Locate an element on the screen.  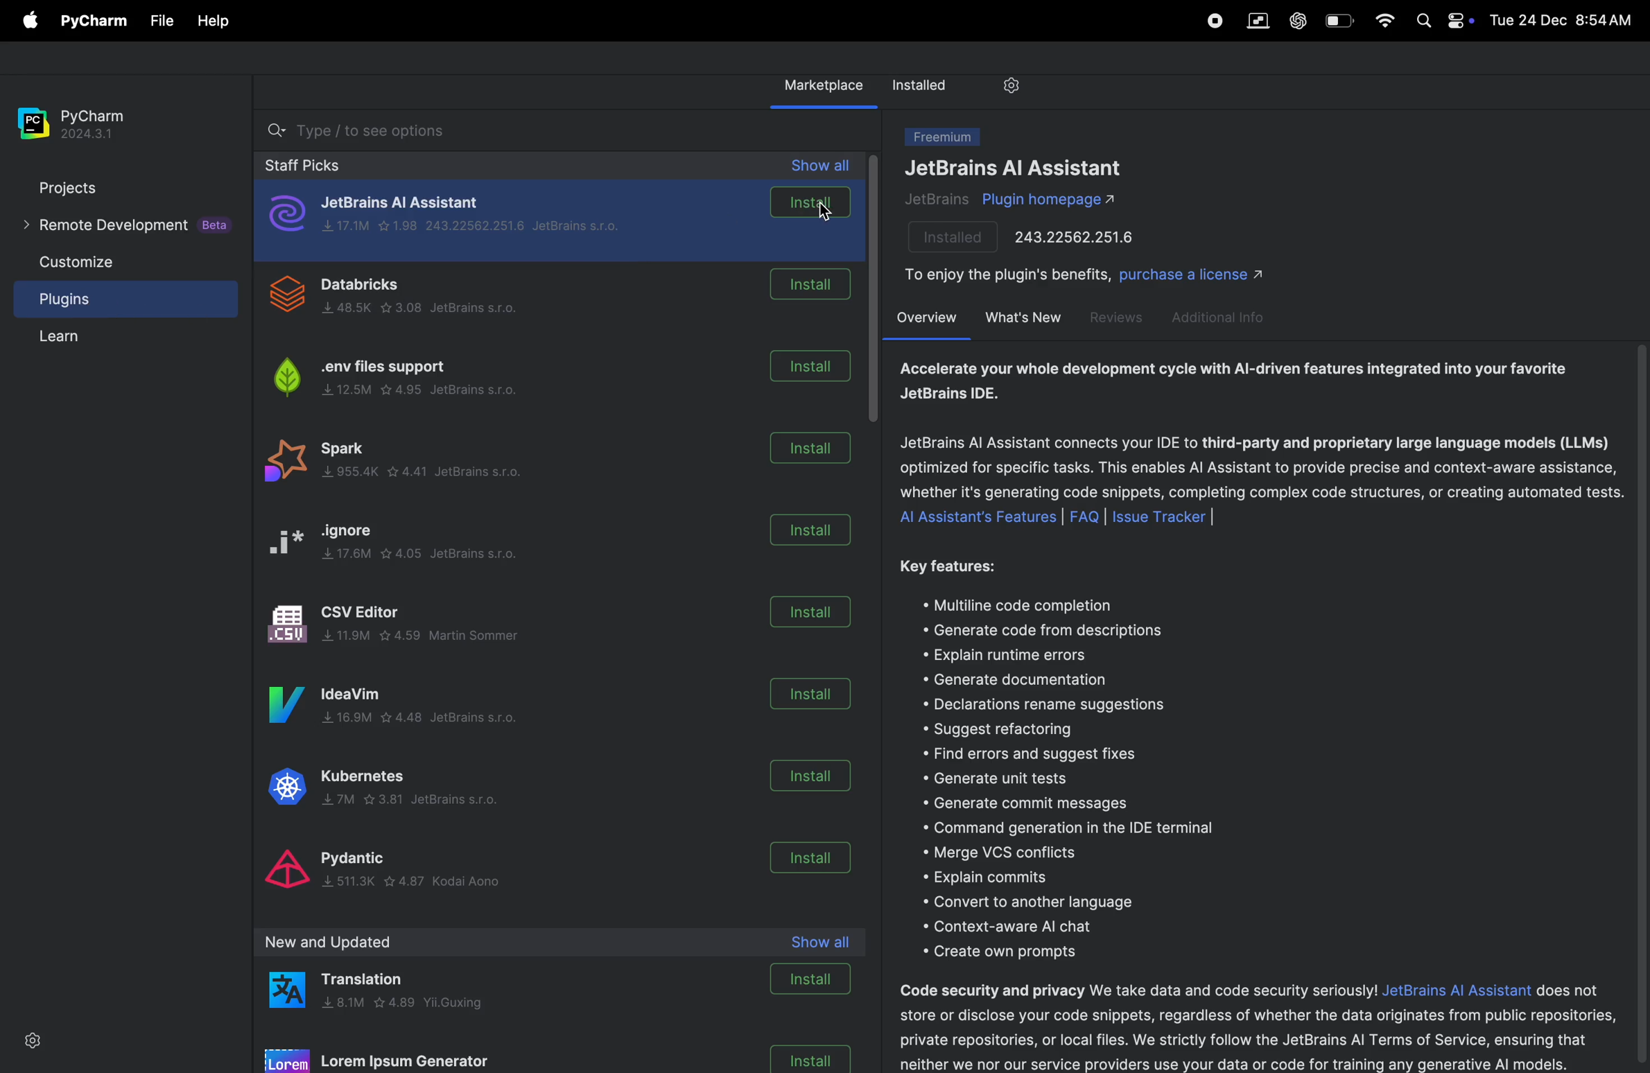
kubernates is located at coordinates (393, 789).